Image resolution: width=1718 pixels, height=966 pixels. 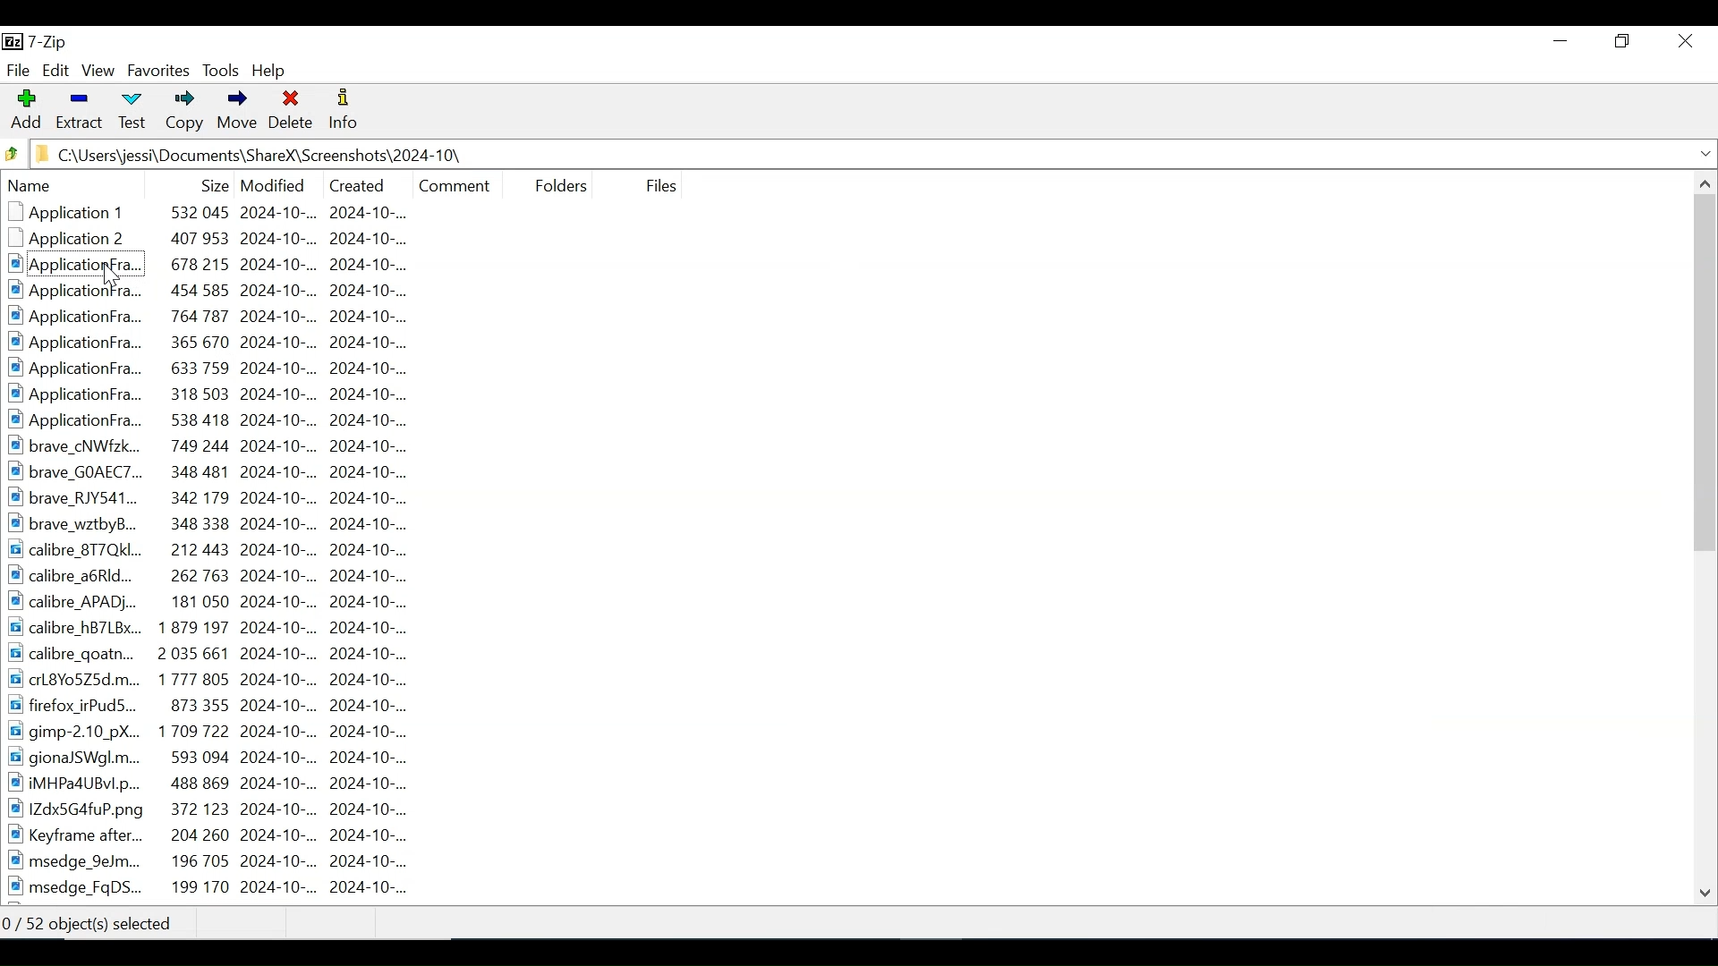 I want to click on Extract, so click(x=79, y=107).